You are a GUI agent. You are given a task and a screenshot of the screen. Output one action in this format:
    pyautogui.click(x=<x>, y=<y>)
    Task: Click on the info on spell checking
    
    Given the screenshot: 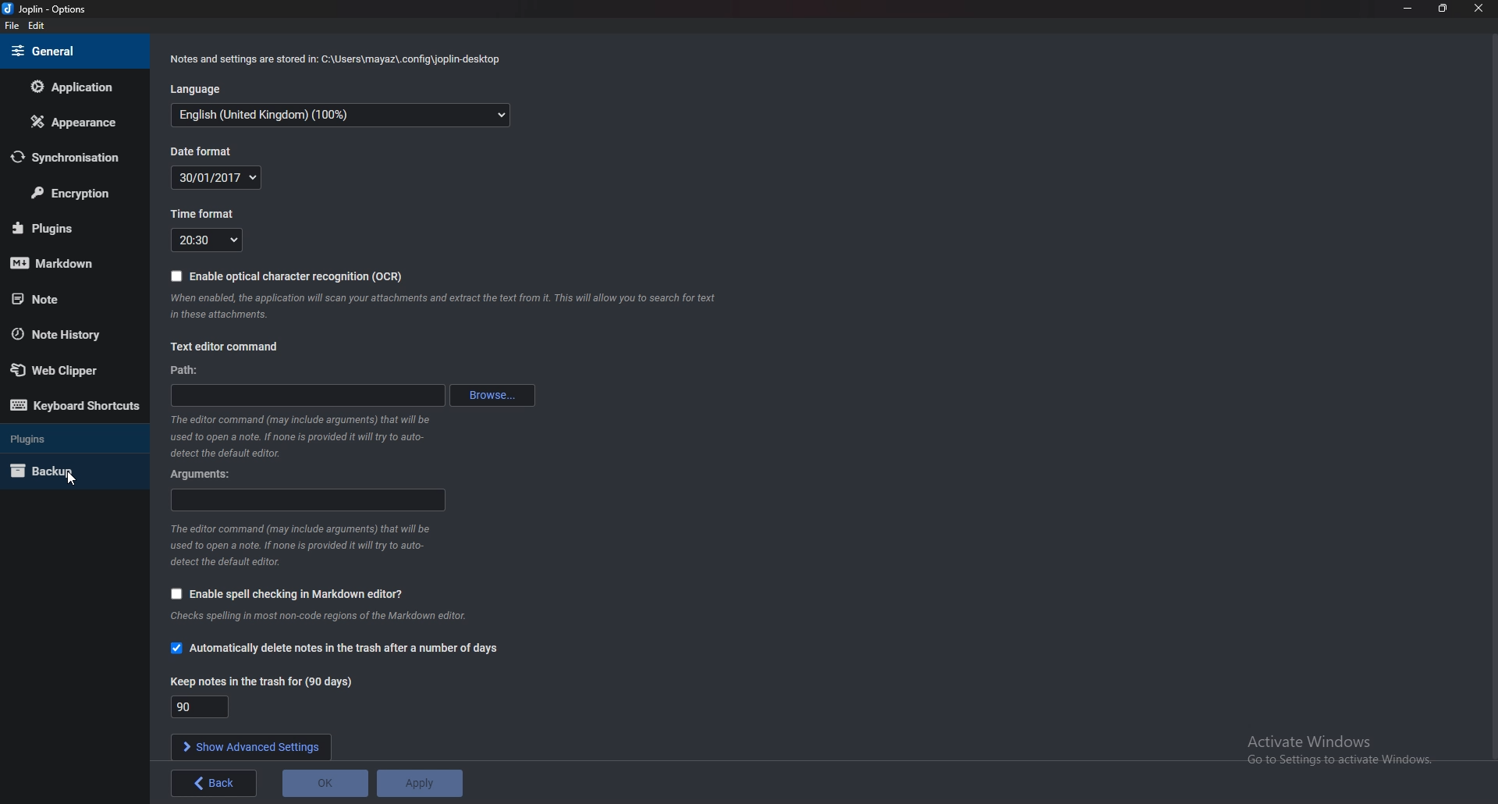 What is the action you would take?
    pyautogui.click(x=343, y=615)
    